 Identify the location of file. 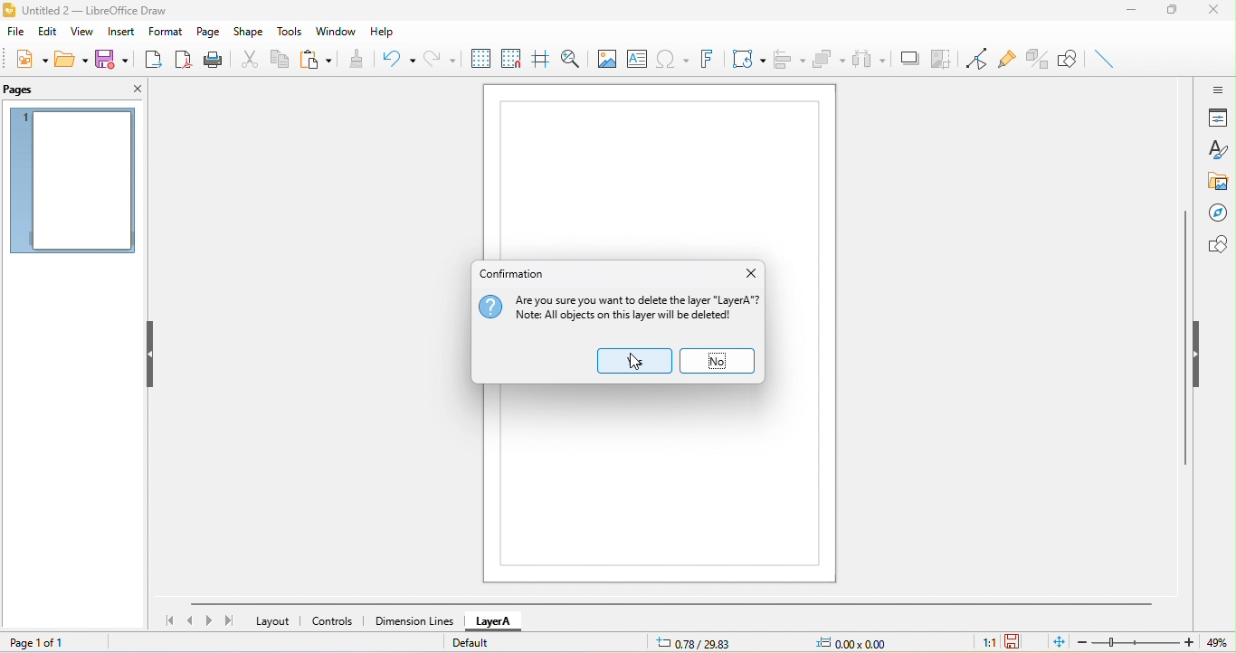
(17, 30).